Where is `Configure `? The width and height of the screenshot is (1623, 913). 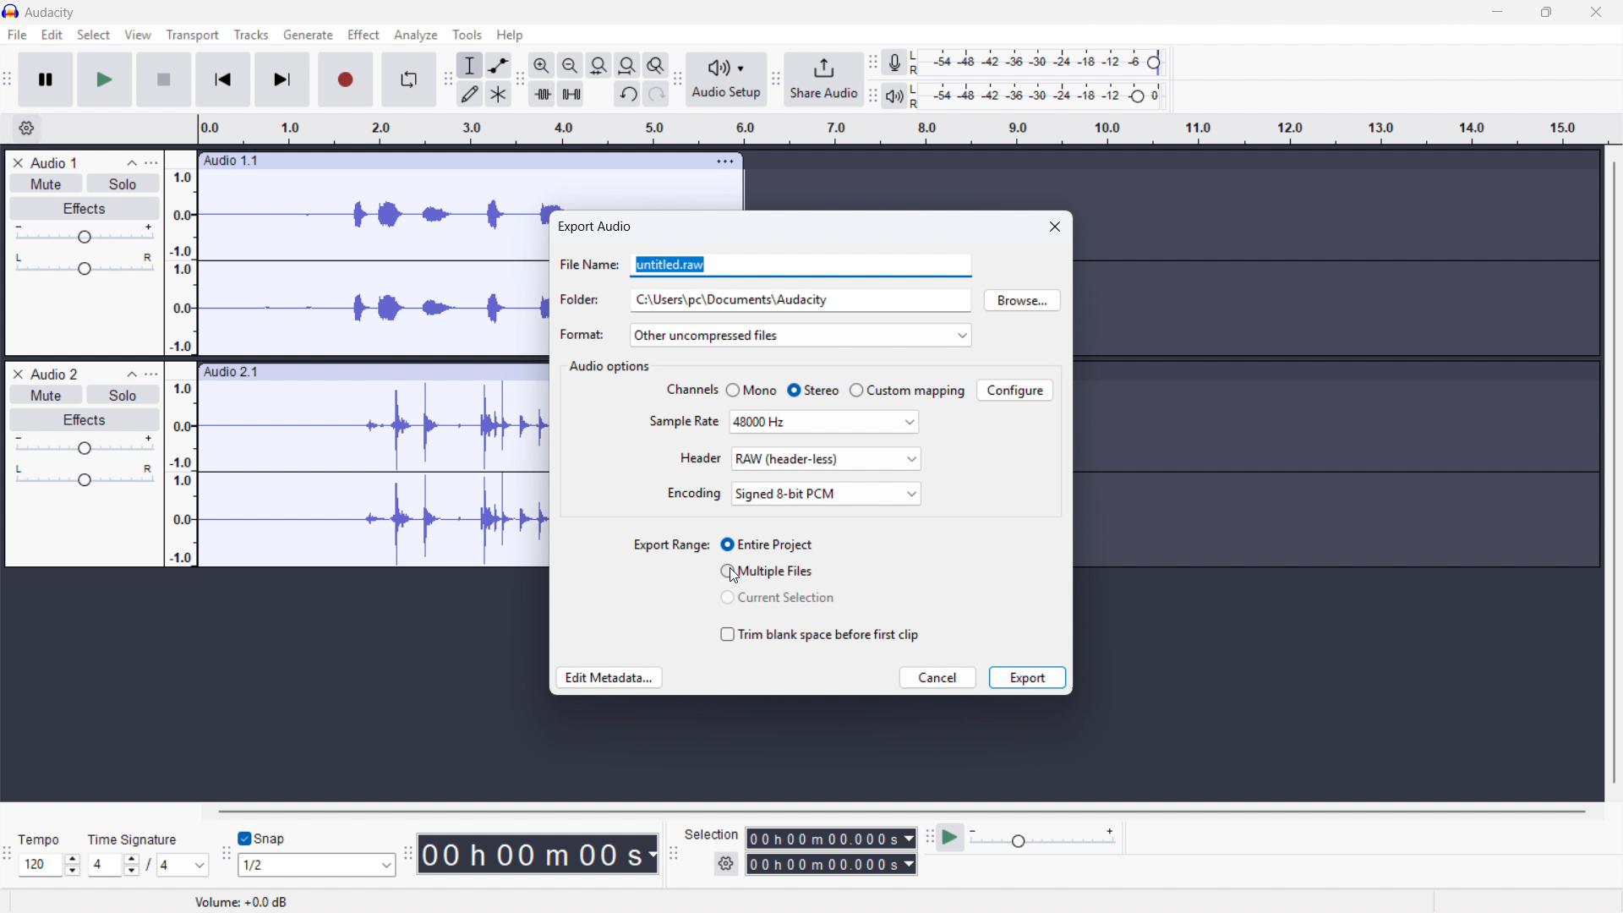
Configure  is located at coordinates (1015, 390).